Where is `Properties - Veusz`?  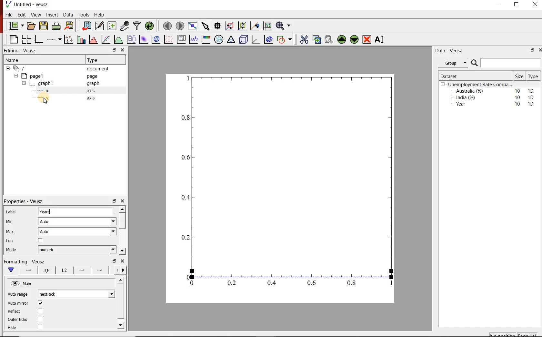
Properties - Veusz is located at coordinates (25, 202).